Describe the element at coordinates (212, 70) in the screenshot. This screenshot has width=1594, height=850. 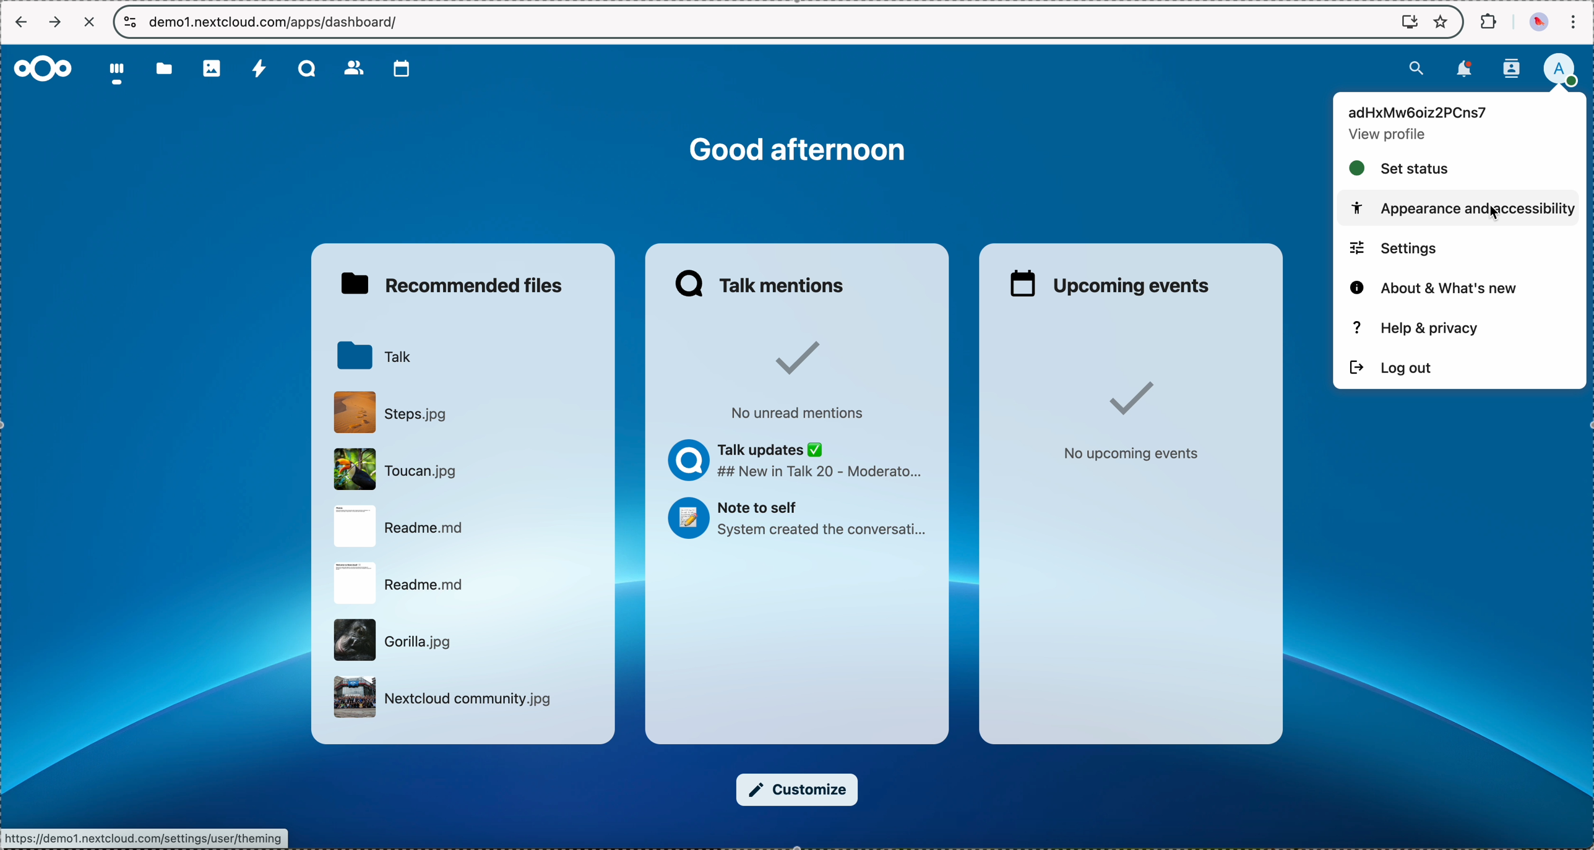
I see `photos` at that location.